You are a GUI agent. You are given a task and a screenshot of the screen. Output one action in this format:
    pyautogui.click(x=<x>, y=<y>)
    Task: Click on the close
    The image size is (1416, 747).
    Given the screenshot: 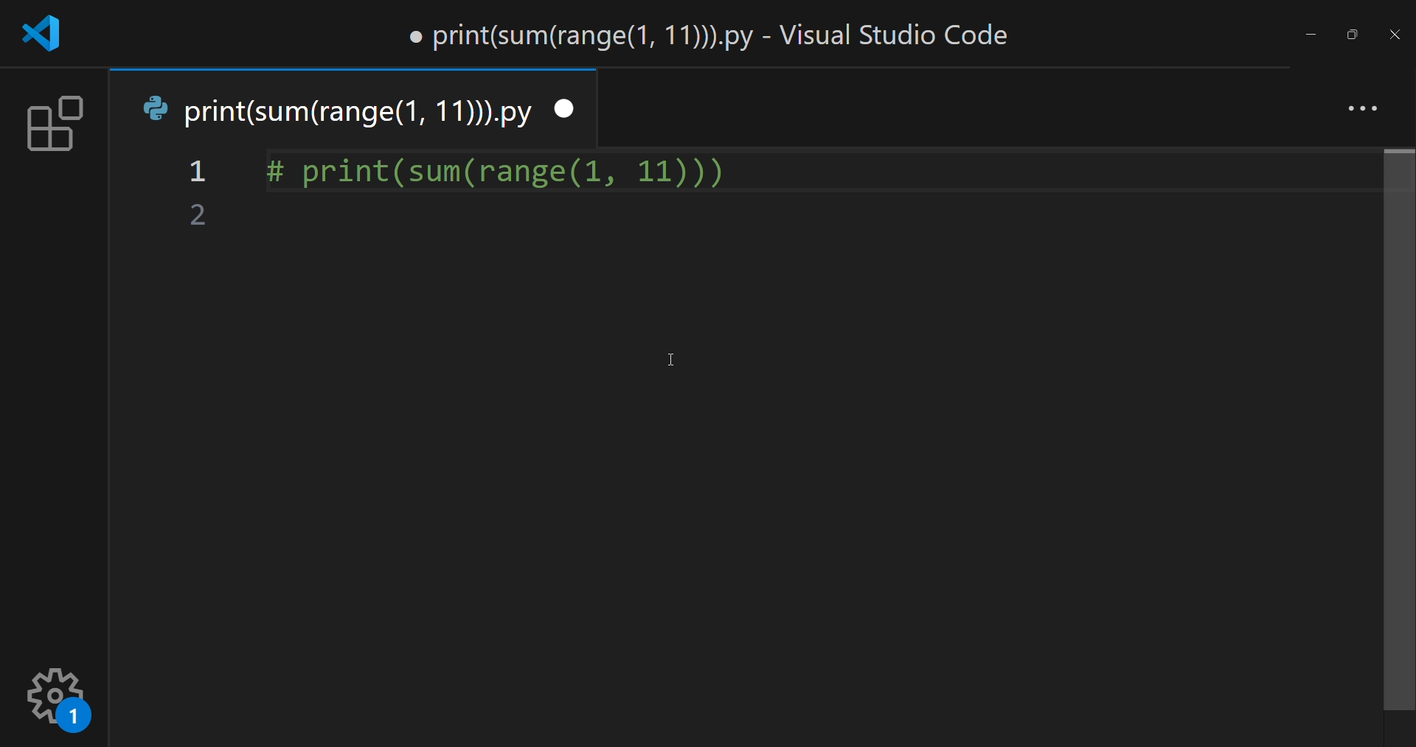 What is the action you would take?
    pyautogui.click(x=1394, y=35)
    